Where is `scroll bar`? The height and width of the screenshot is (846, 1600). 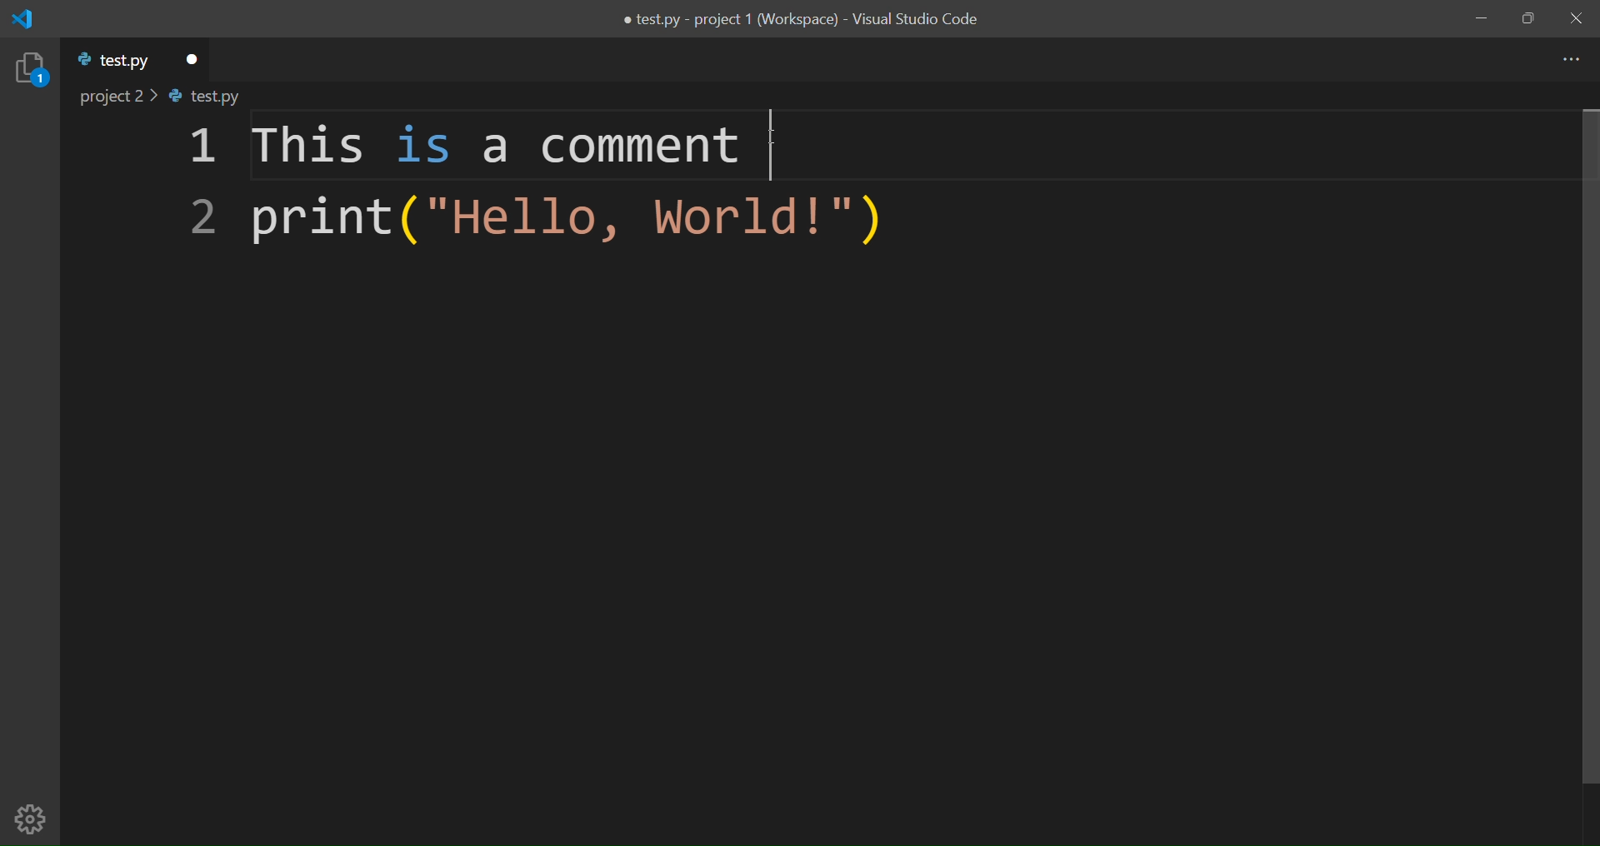
scroll bar is located at coordinates (1575, 446).